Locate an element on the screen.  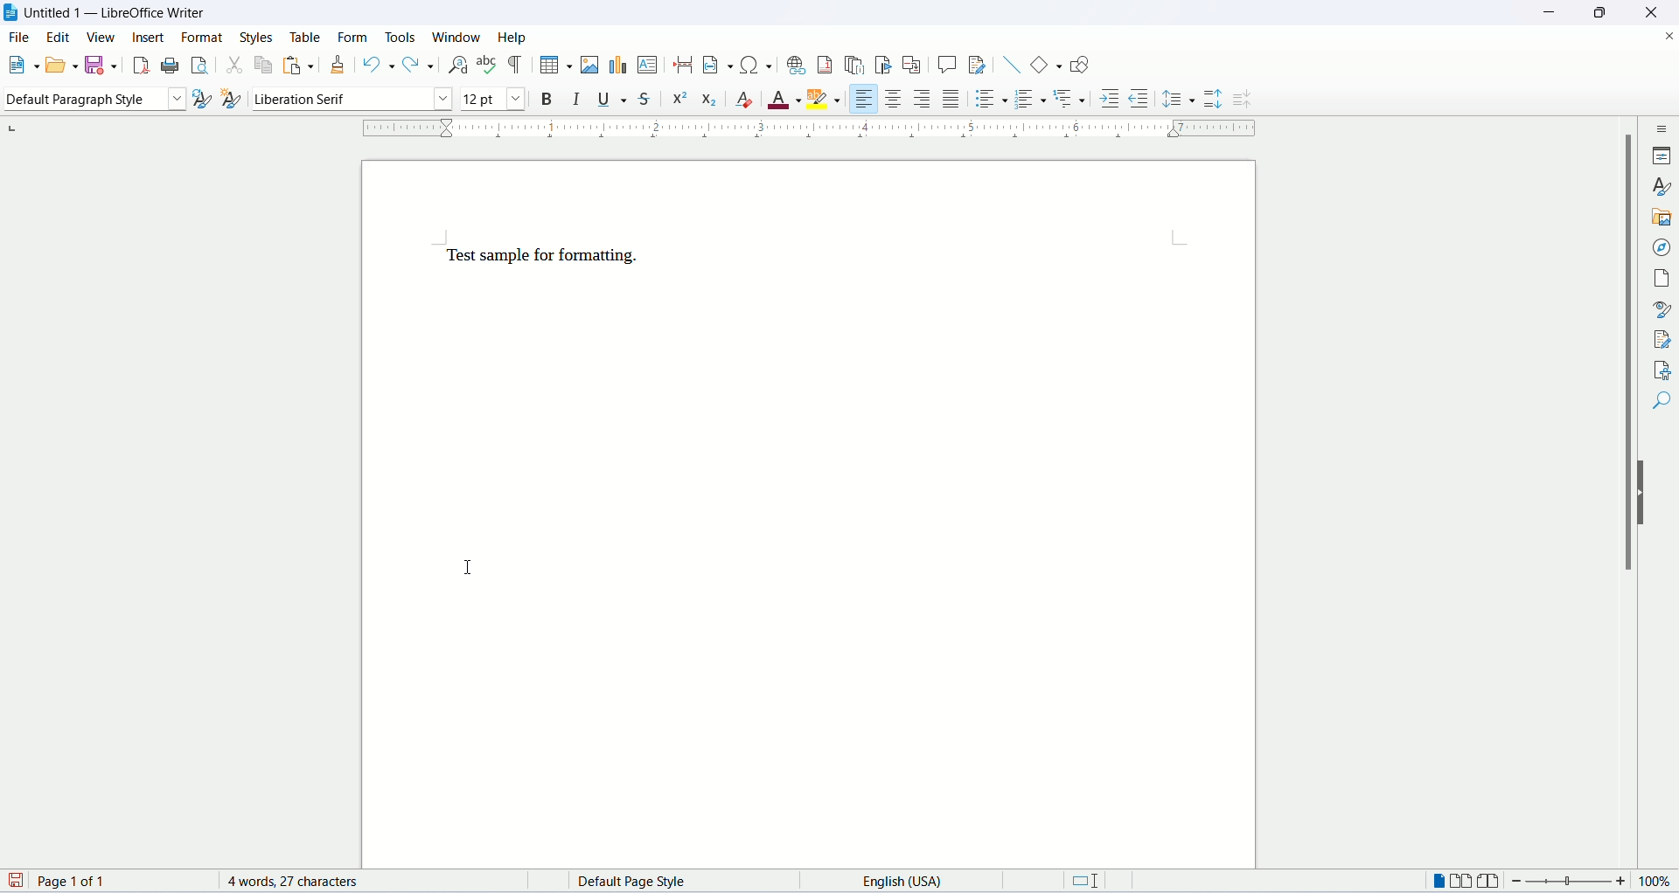
align right is located at coordinates (924, 98).